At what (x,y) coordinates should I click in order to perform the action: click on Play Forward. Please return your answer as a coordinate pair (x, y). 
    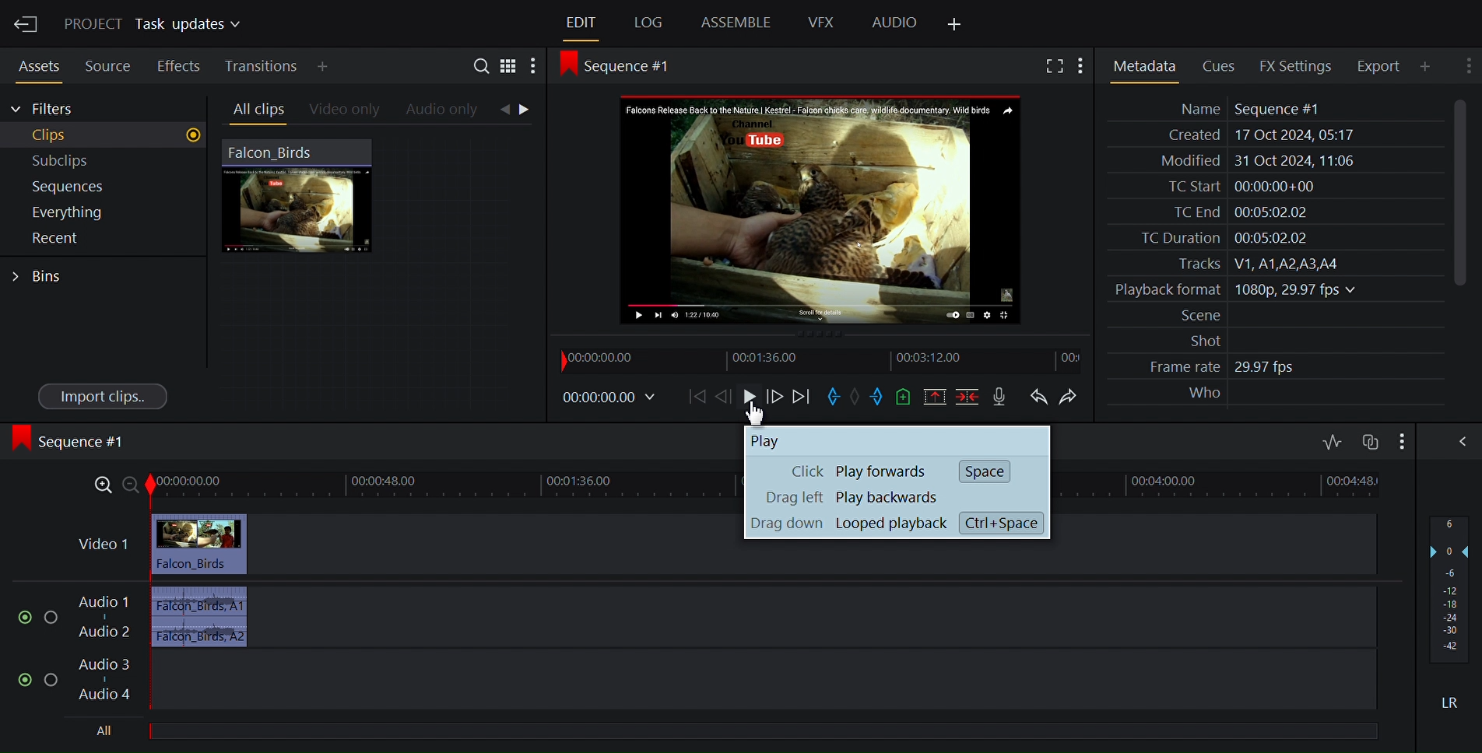
    Looking at the image, I should click on (883, 471).